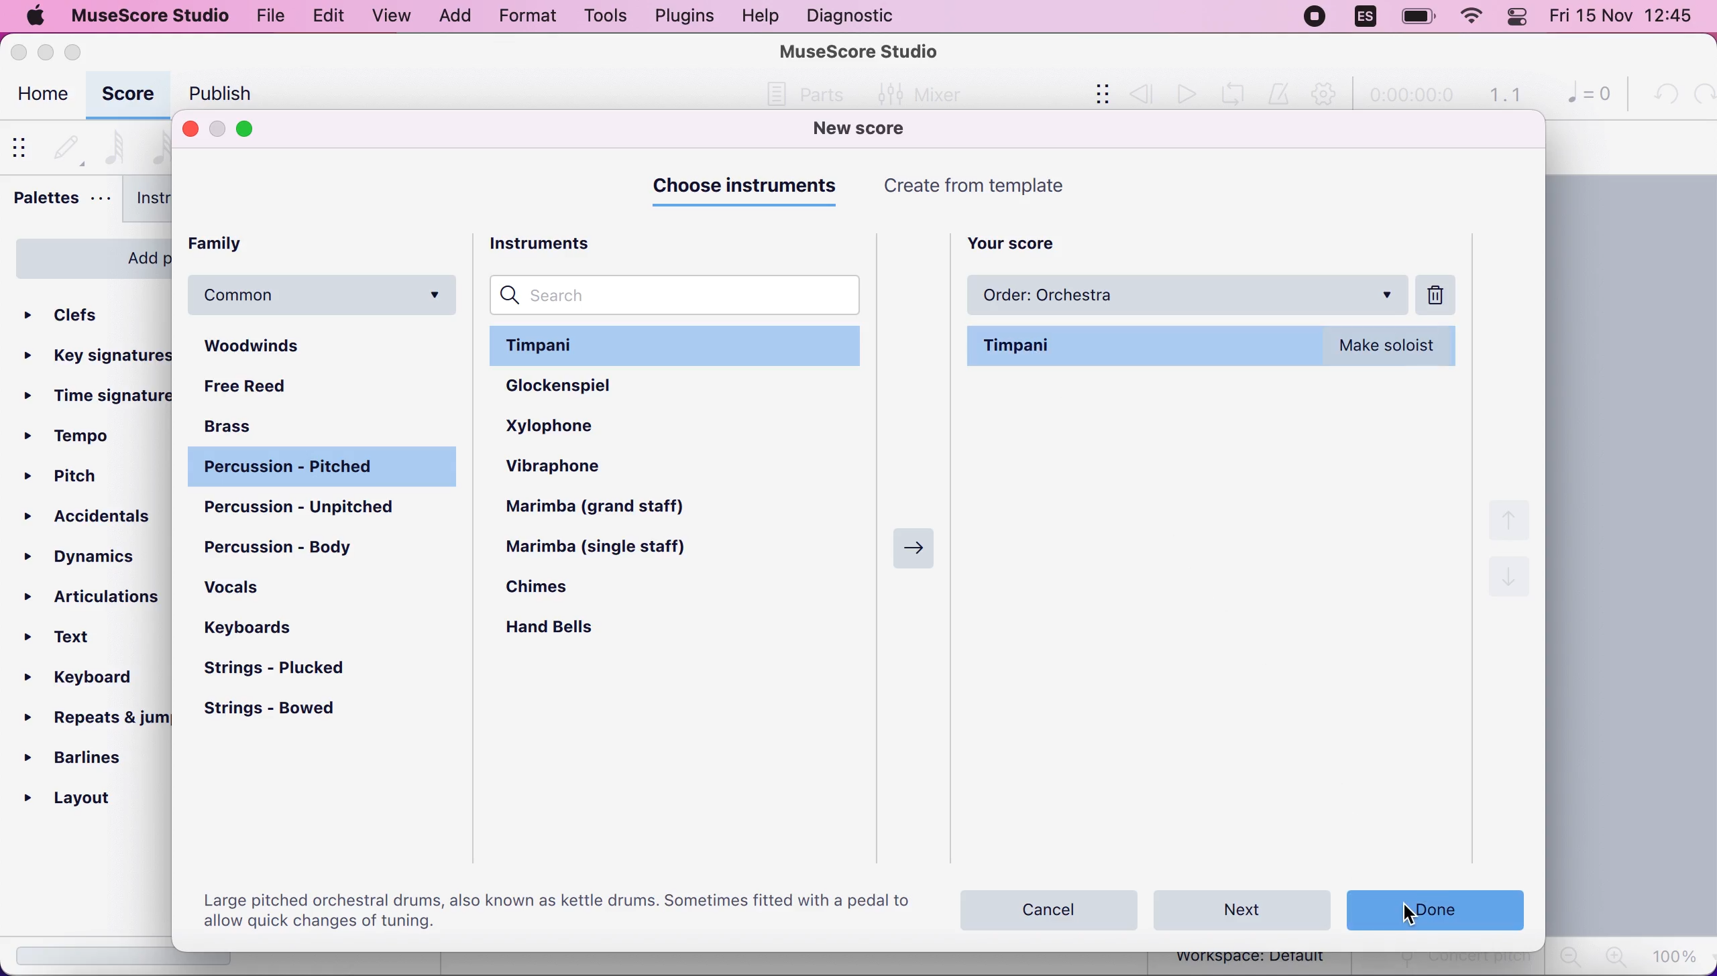 The width and height of the screenshot is (1717, 976). Describe the element at coordinates (41, 97) in the screenshot. I see `home` at that location.